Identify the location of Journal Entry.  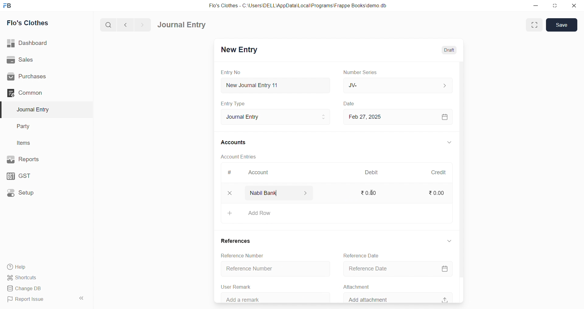
(182, 25).